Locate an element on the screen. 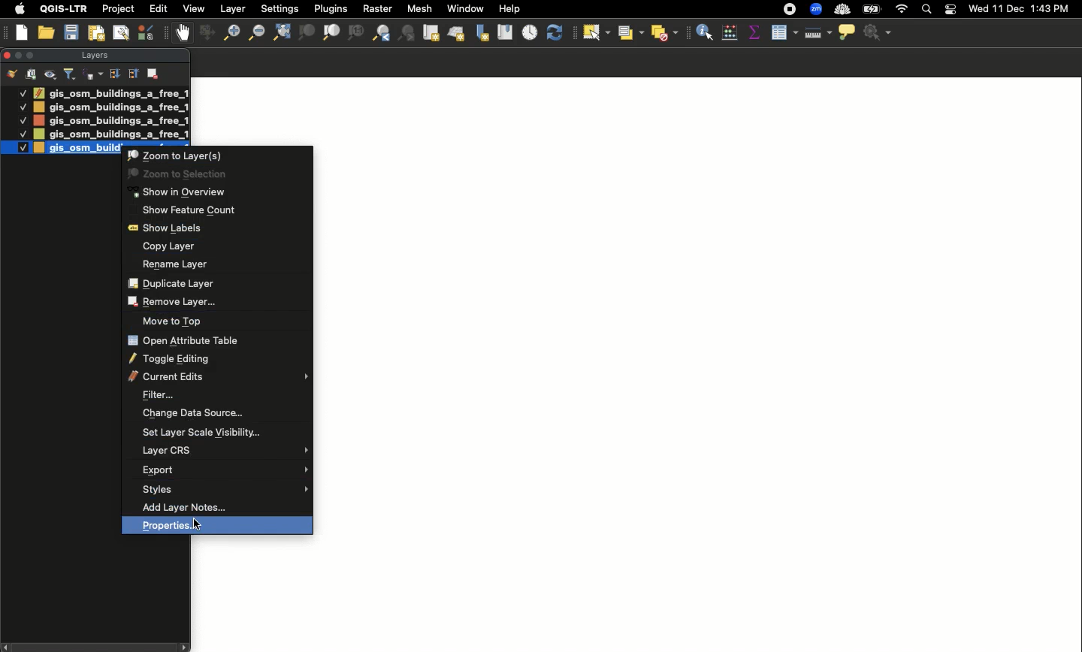 The width and height of the screenshot is (1082, 652). 1:43 PM is located at coordinates (1052, 8).